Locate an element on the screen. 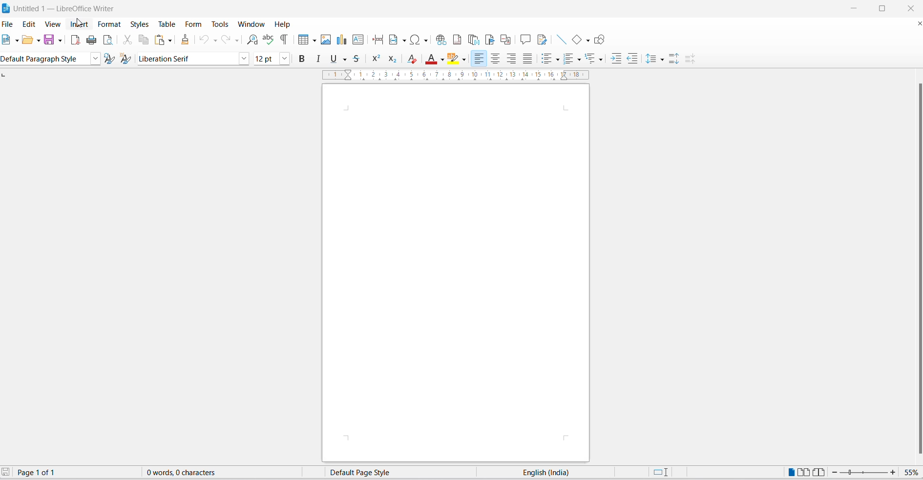  zoom slider is located at coordinates (865, 473).